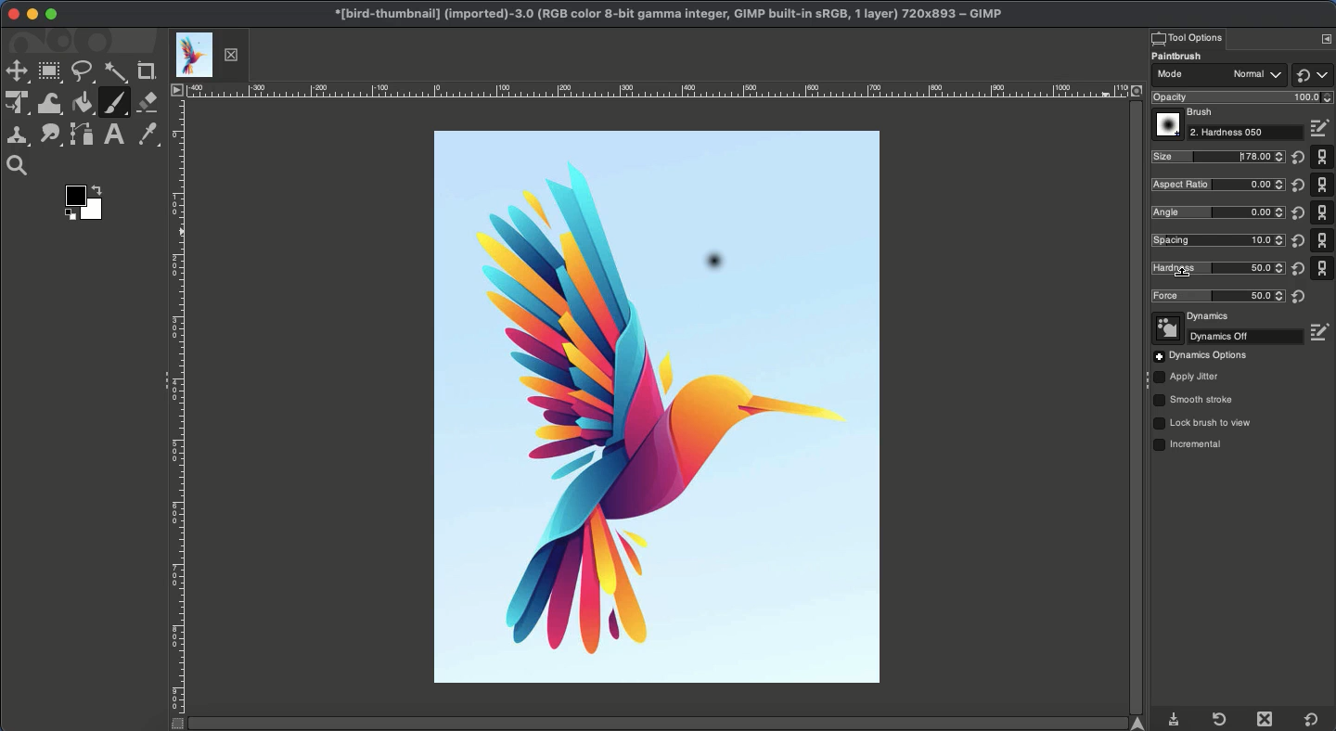 The image size is (1336, 731). I want to click on Refresh, so click(1218, 719).